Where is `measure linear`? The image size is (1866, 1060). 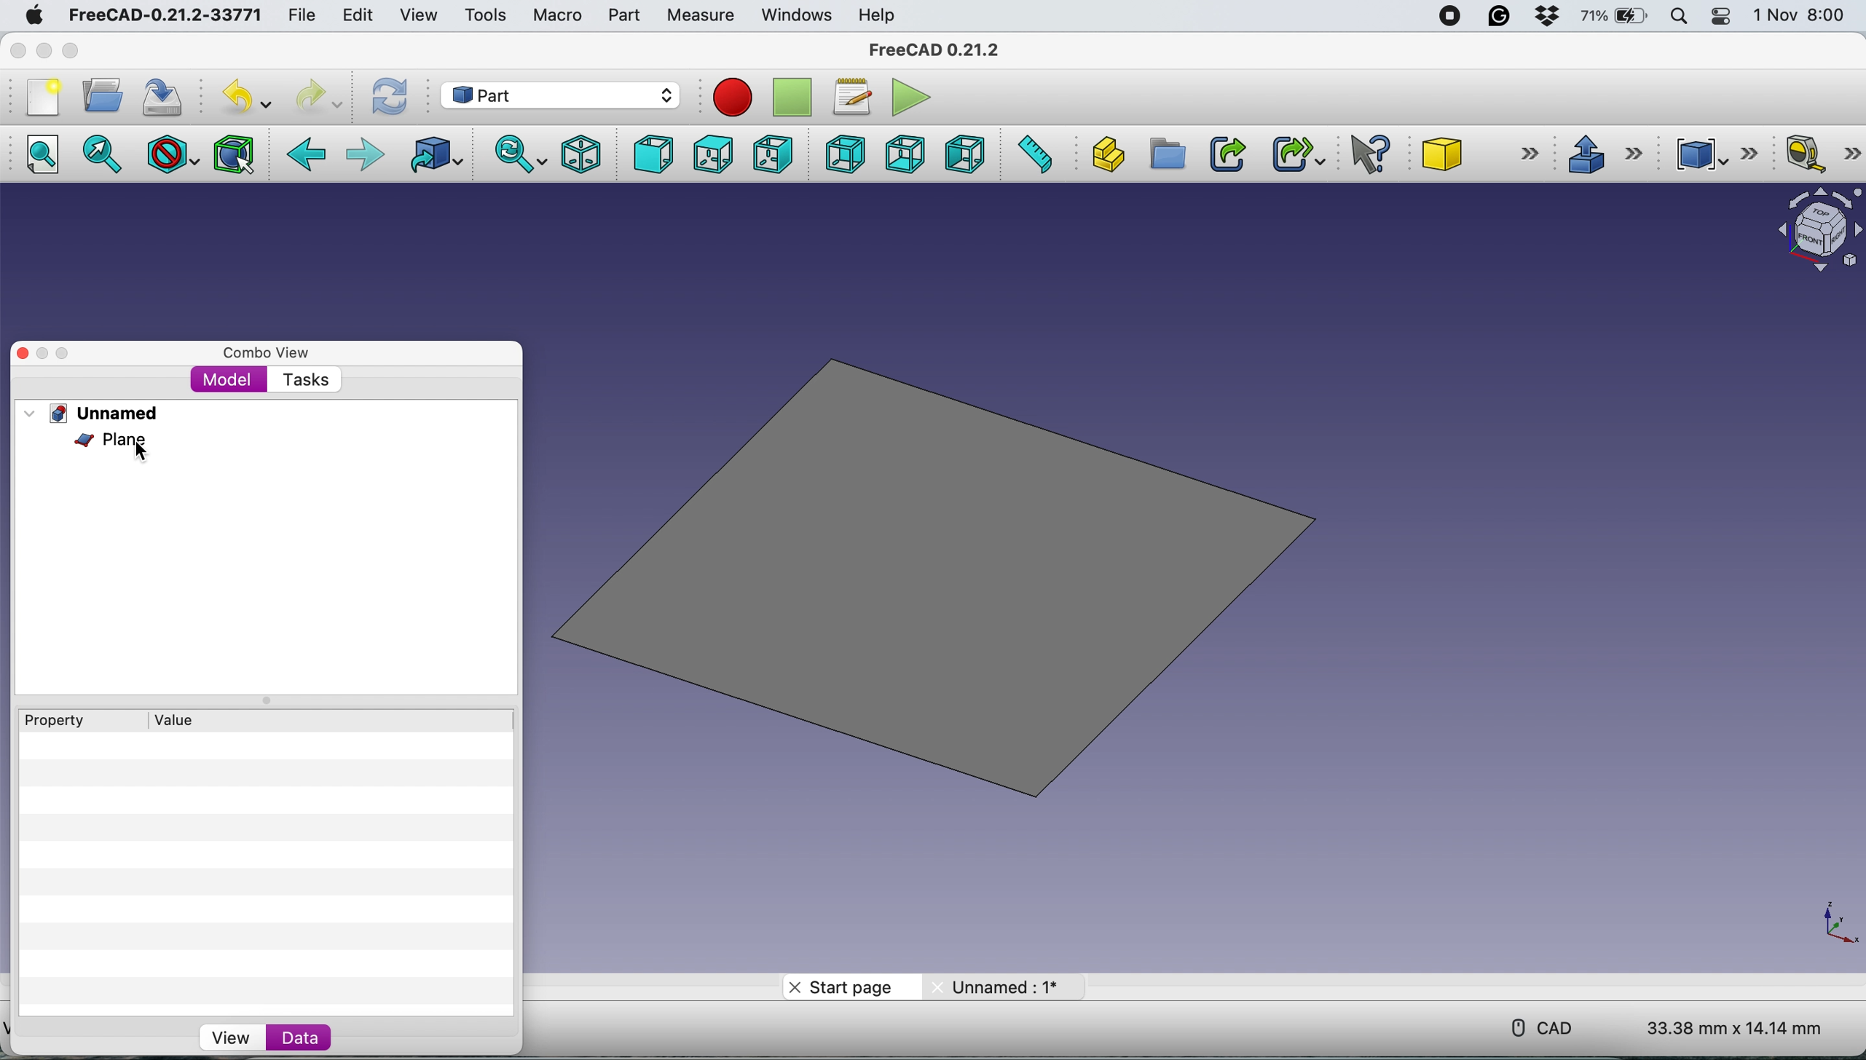
measure linear is located at coordinates (1821, 152).